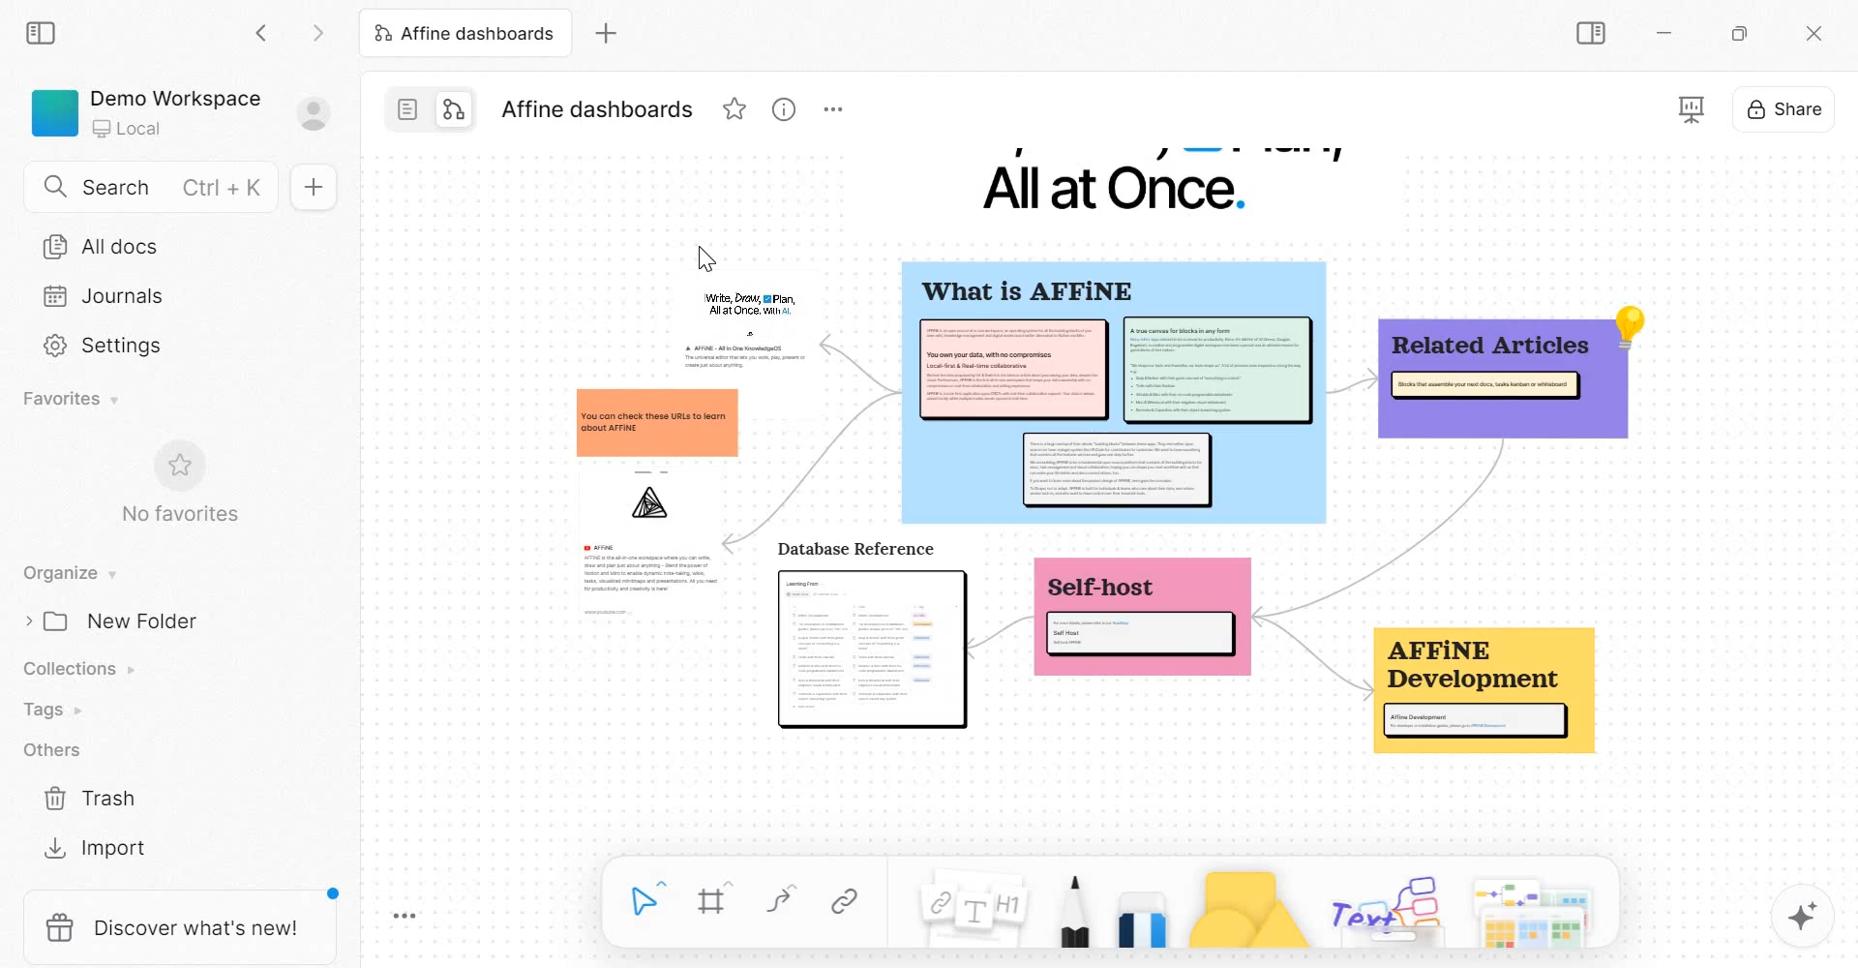 The height and width of the screenshot is (968, 1858). I want to click on Sidebar Toggle, so click(1592, 35).